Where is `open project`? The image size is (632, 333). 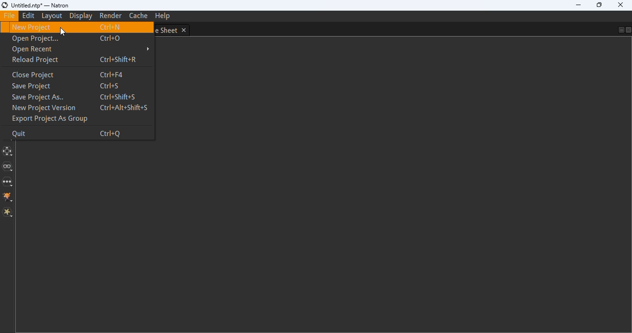
open project is located at coordinates (80, 38).